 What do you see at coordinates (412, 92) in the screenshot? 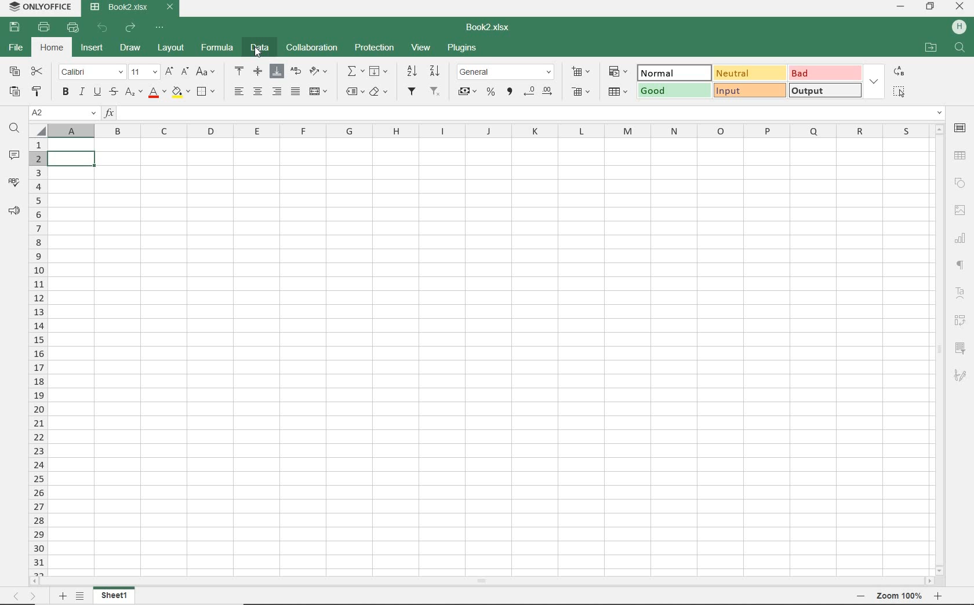
I see `FILTER` at bounding box center [412, 92].